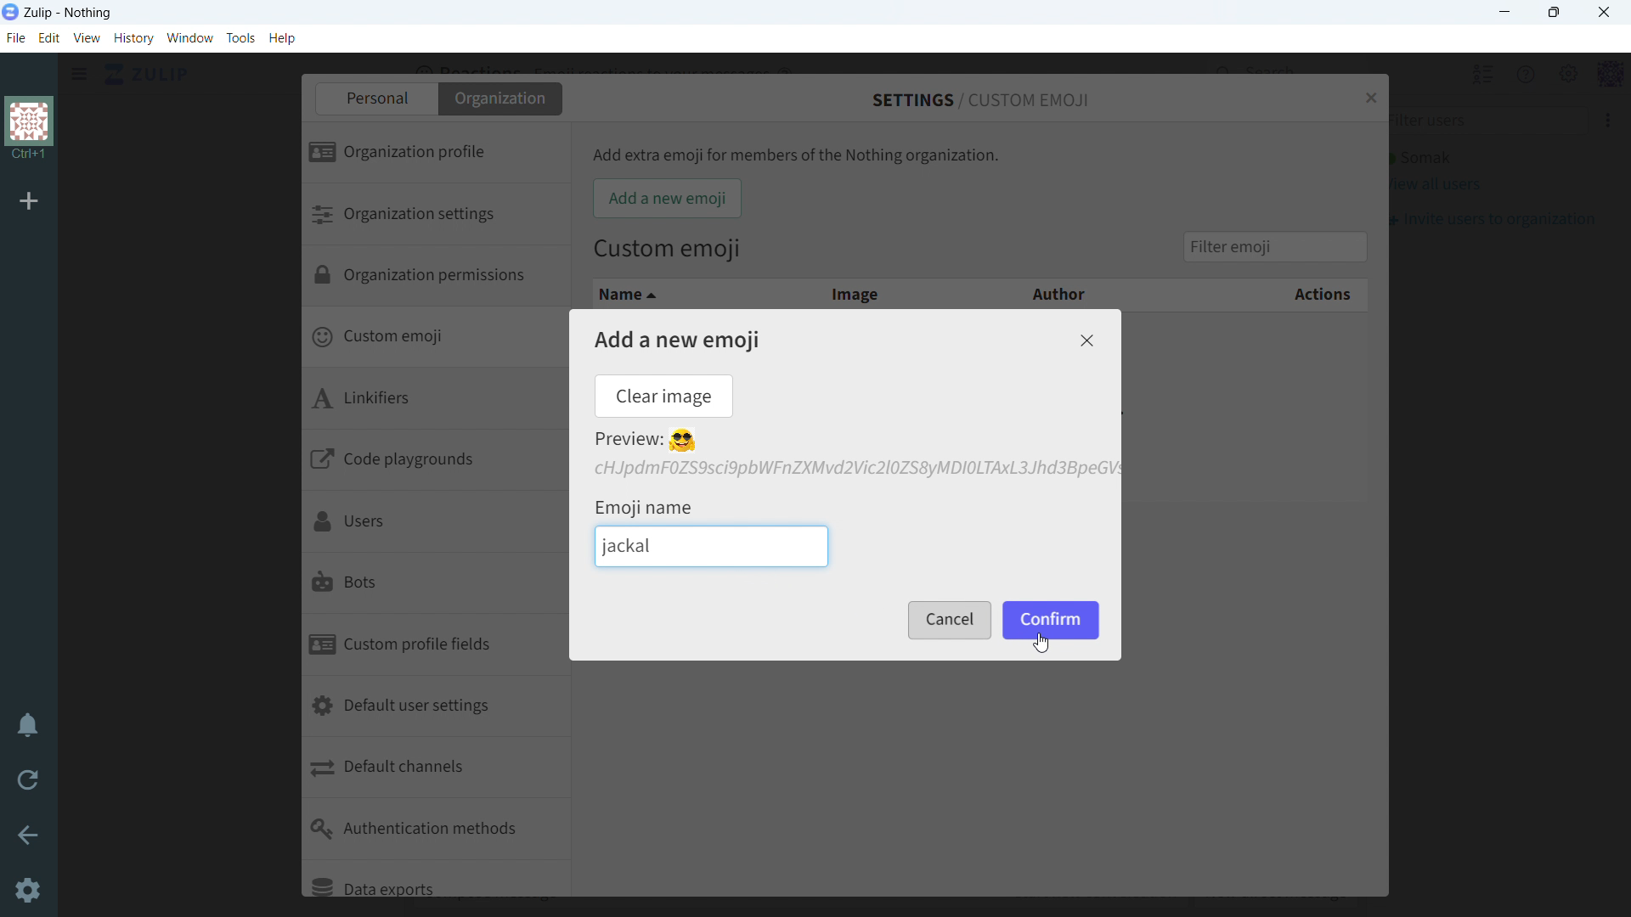  Describe the element at coordinates (663, 396) in the screenshot. I see `clear image` at that location.